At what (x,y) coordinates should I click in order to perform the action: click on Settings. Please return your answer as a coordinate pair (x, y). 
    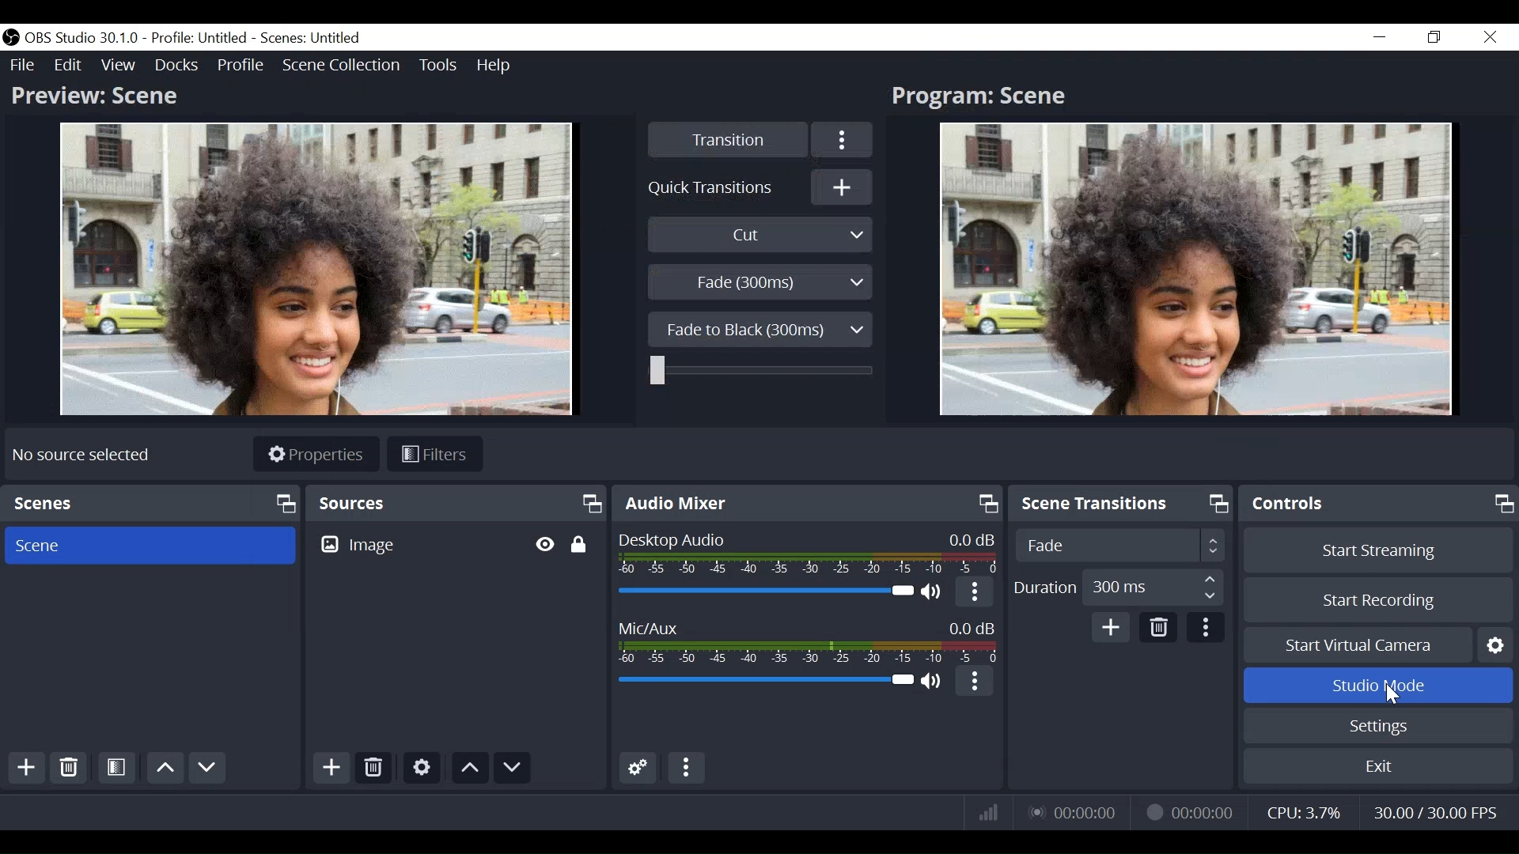
    Looking at the image, I should click on (423, 767).